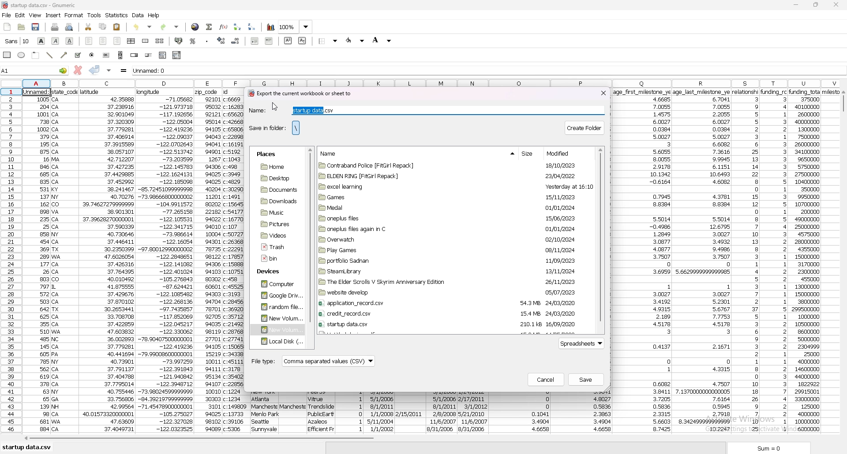  Describe the element at coordinates (311, 235) in the screenshot. I see `scroll bar` at that location.